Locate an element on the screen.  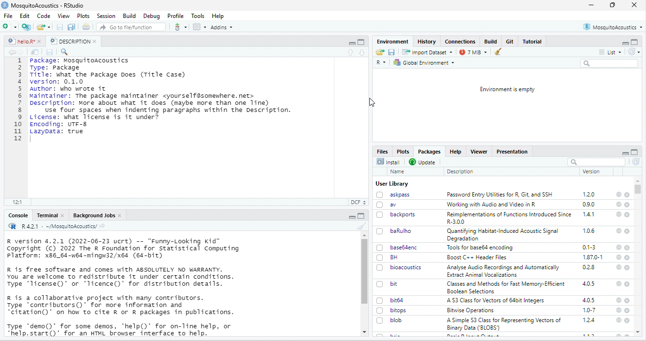
Save is located at coordinates (392, 52).